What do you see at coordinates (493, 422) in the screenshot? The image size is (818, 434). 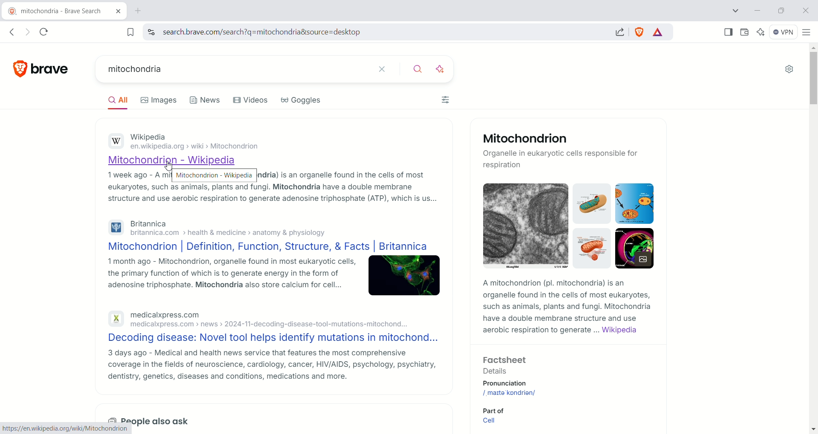 I see `Cell link` at bounding box center [493, 422].